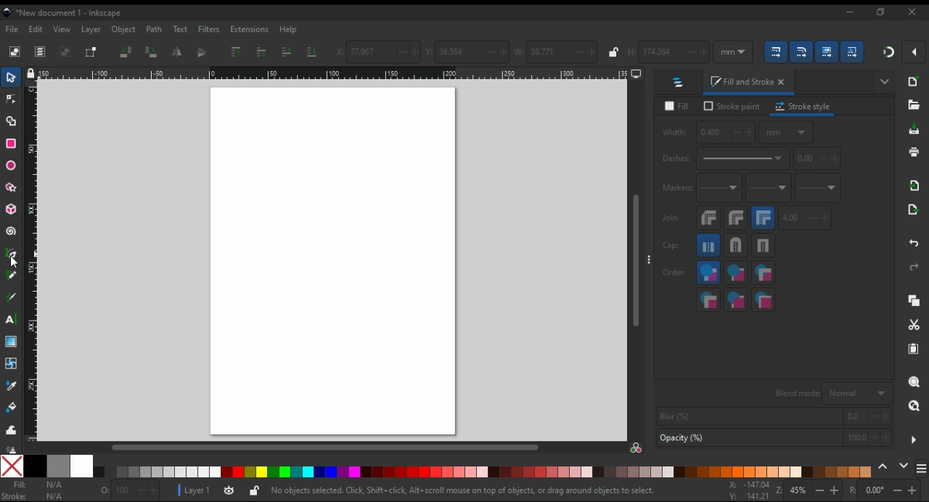 This screenshot has height=502, width=929. I want to click on print, so click(914, 152).